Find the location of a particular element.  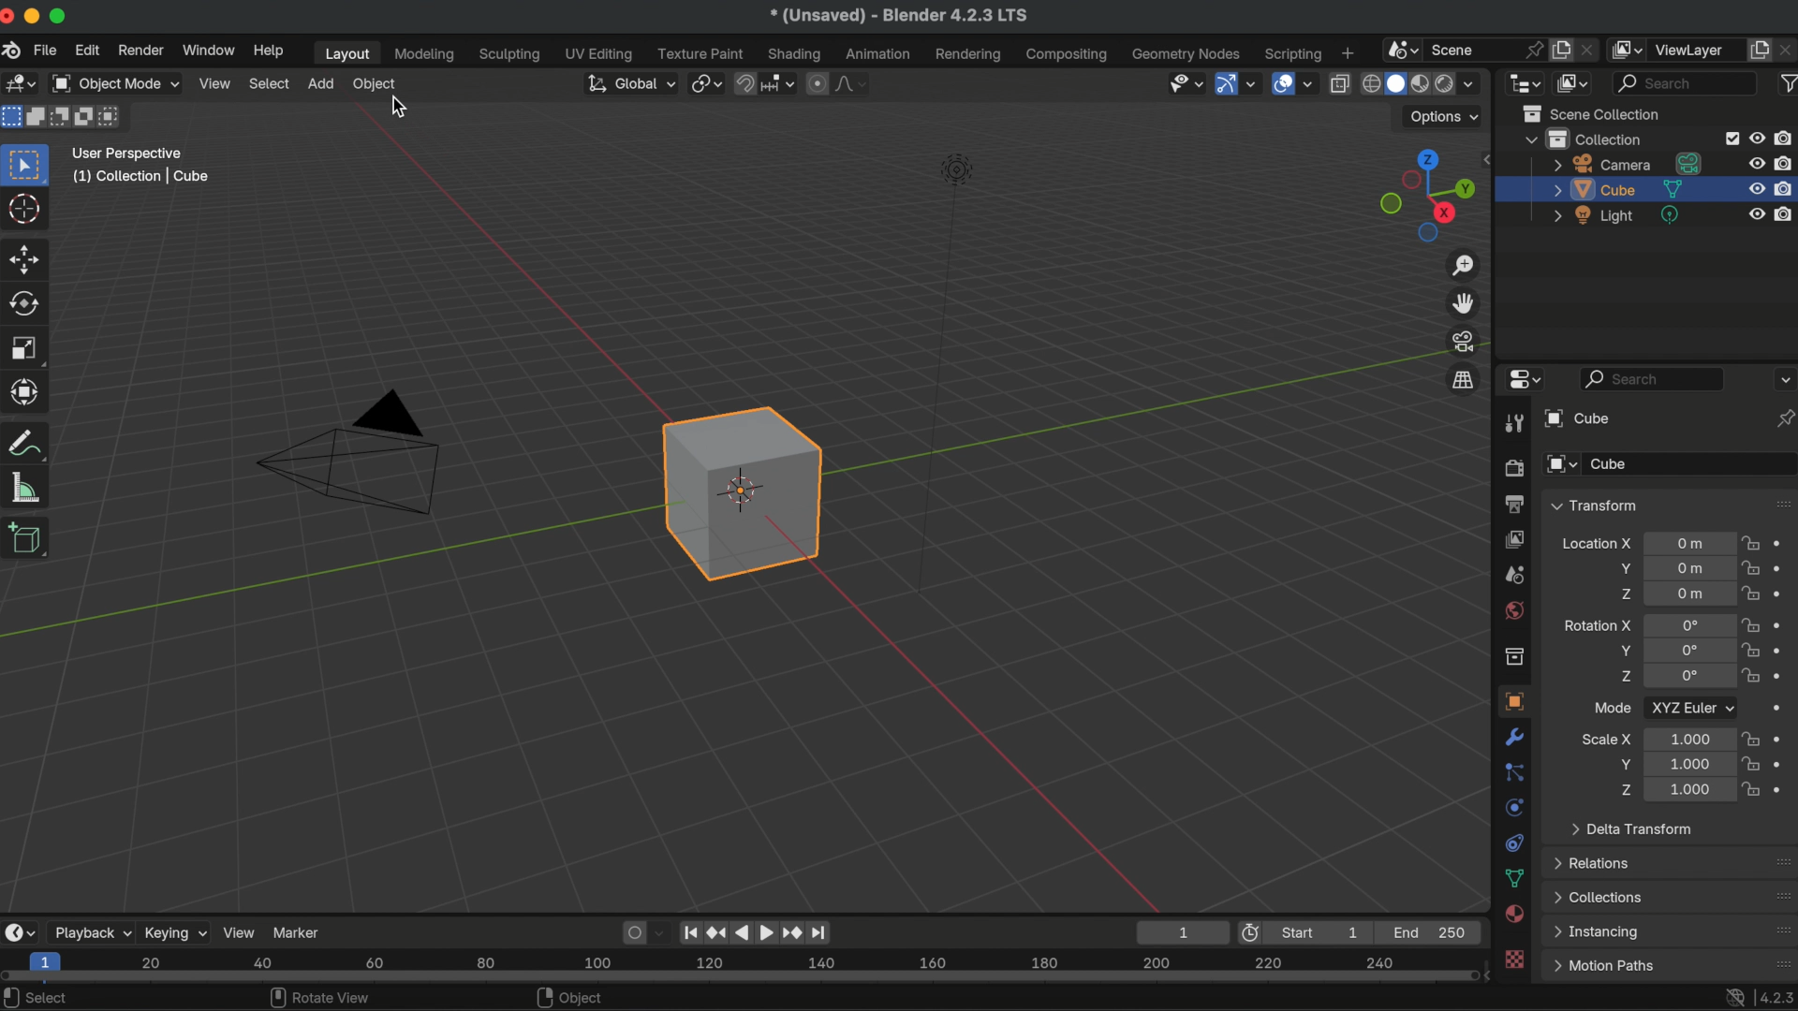

light is located at coordinates (1618, 215).